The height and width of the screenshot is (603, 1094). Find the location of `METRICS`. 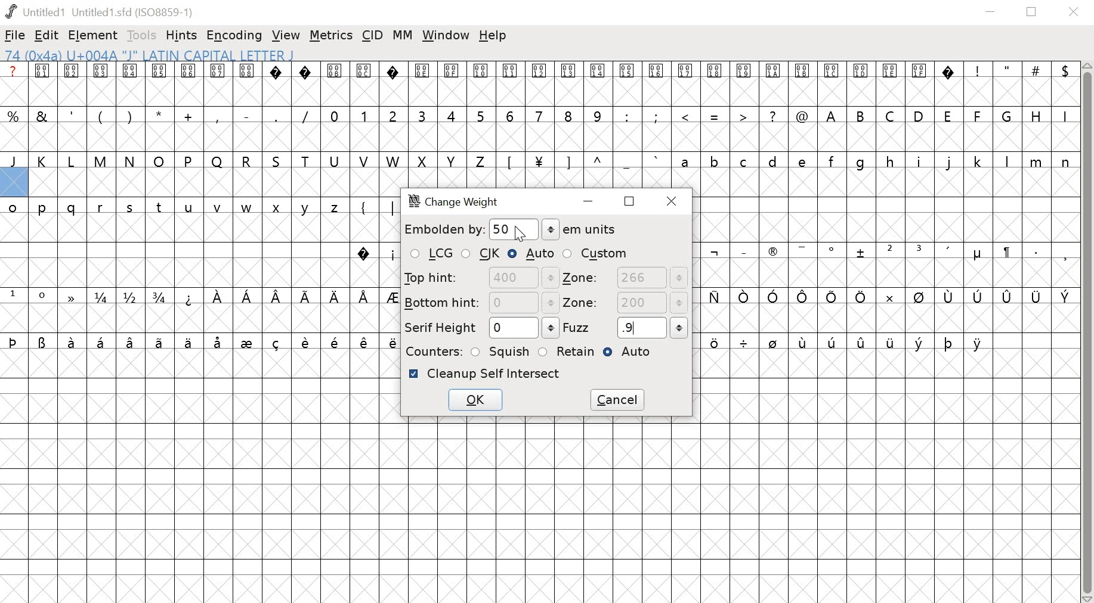

METRICS is located at coordinates (330, 36).